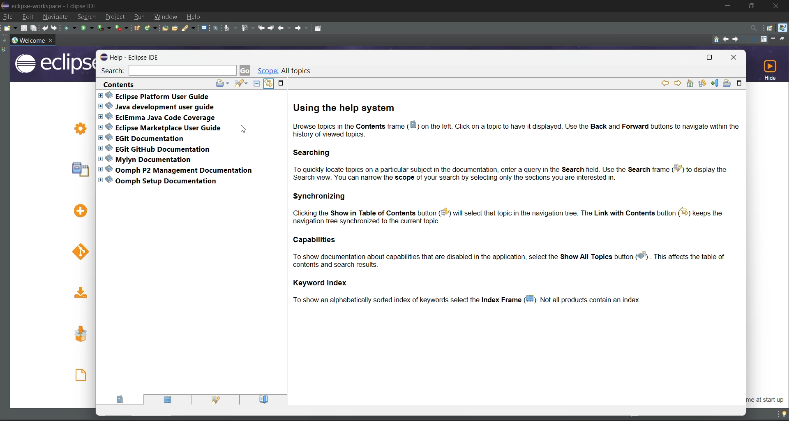 Image resolution: width=789 pixels, height=421 pixels. Describe the element at coordinates (150, 28) in the screenshot. I see `new java class` at that location.